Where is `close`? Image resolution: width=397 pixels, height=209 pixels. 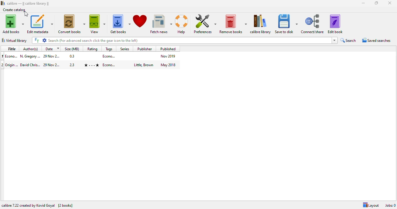
close is located at coordinates (389, 3).